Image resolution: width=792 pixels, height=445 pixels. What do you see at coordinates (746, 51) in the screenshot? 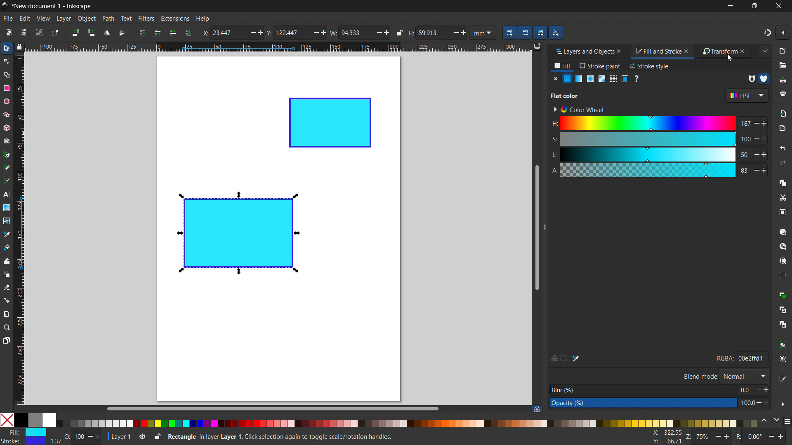
I see `close` at bounding box center [746, 51].